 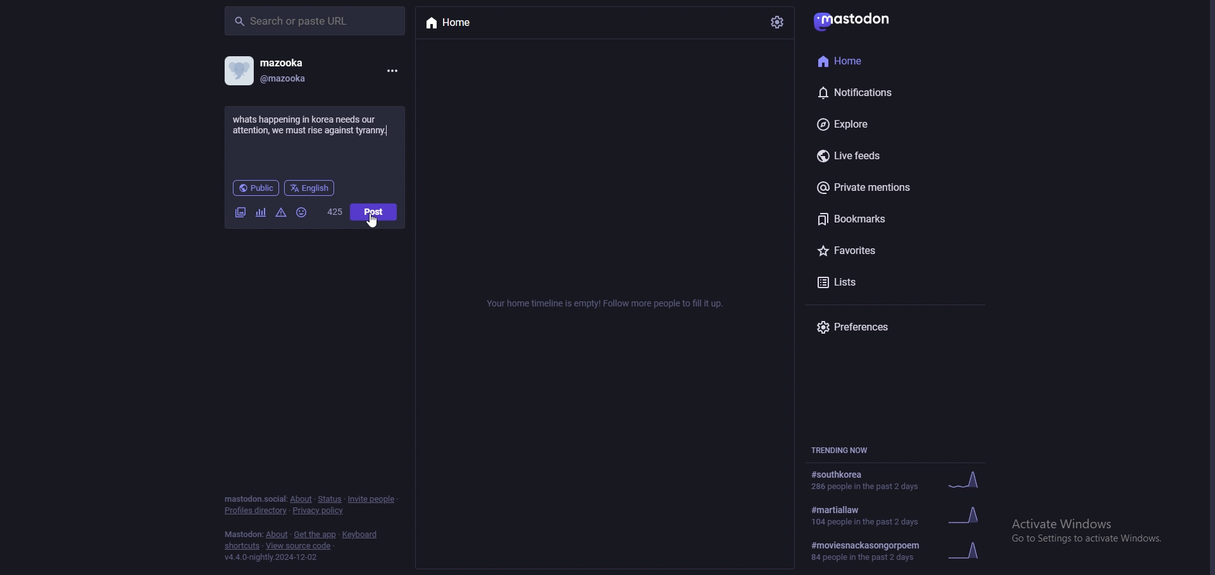 I want to click on home, so click(x=872, y=59).